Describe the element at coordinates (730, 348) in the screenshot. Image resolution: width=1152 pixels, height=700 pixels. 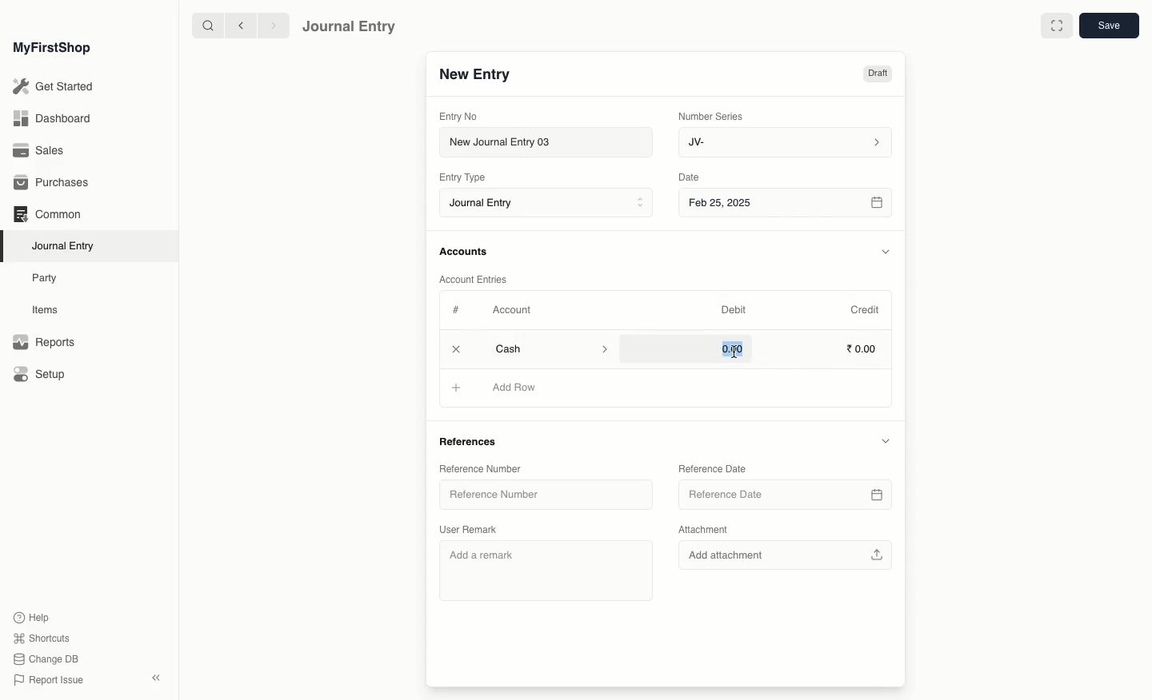
I see `0.00` at that location.